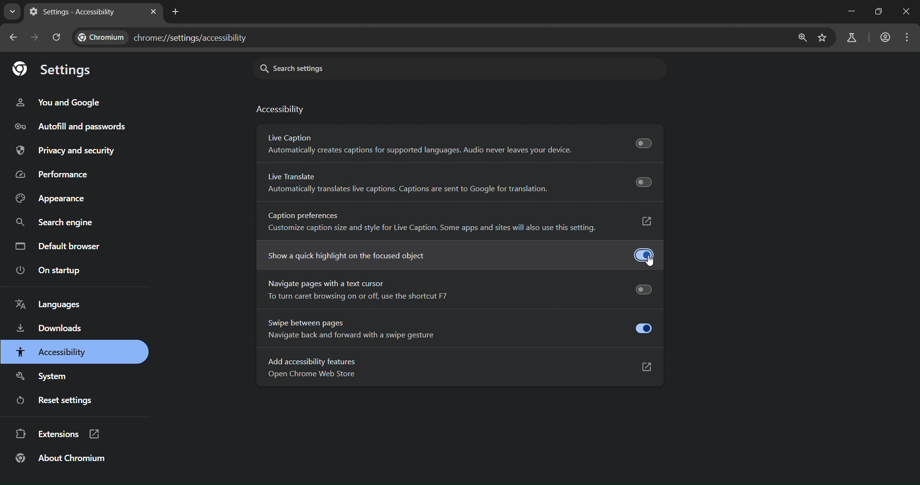 Image resolution: width=920 pixels, height=485 pixels. Describe the element at coordinates (12, 37) in the screenshot. I see `go back one page` at that location.